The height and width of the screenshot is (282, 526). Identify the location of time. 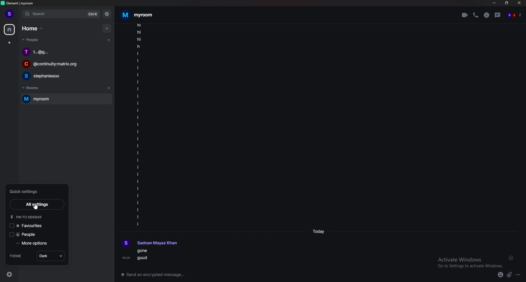
(318, 231).